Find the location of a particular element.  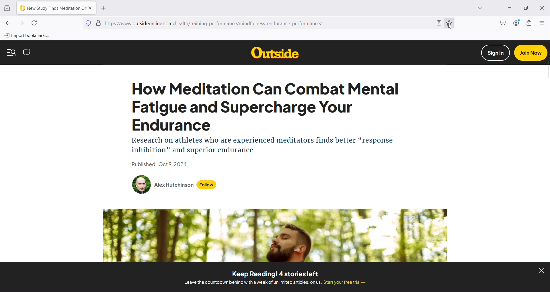

Sign in button is located at coordinates (496, 53).